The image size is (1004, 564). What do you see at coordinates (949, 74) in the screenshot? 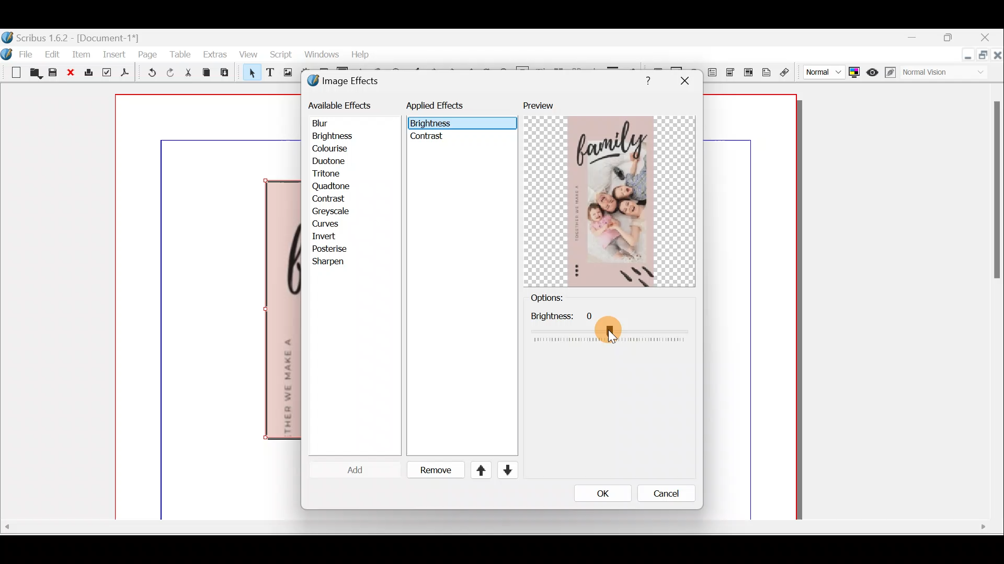
I see `Visual appearance of display` at bounding box center [949, 74].